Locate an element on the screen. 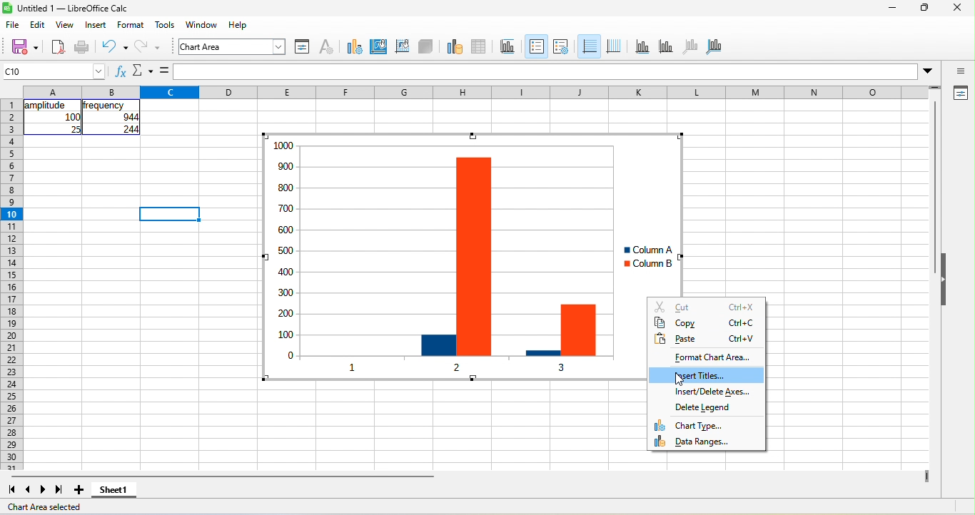 The height and width of the screenshot is (515, 975). data range is located at coordinates (455, 47).